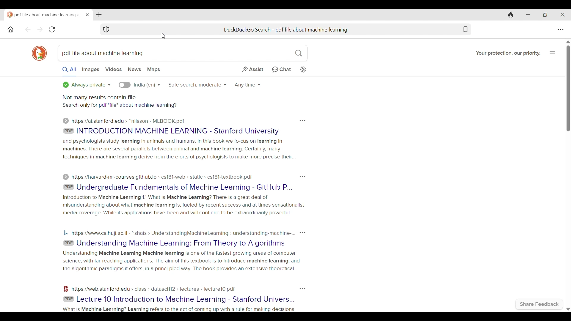 The height and width of the screenshot is (321, 571). I want to click on PDF, so click(68, 131).